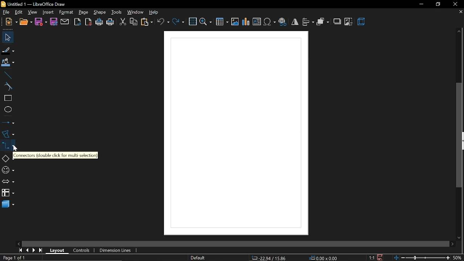  Describe the element at coordinates (206, 22) in the screenshot. I see `zoom` at that location.